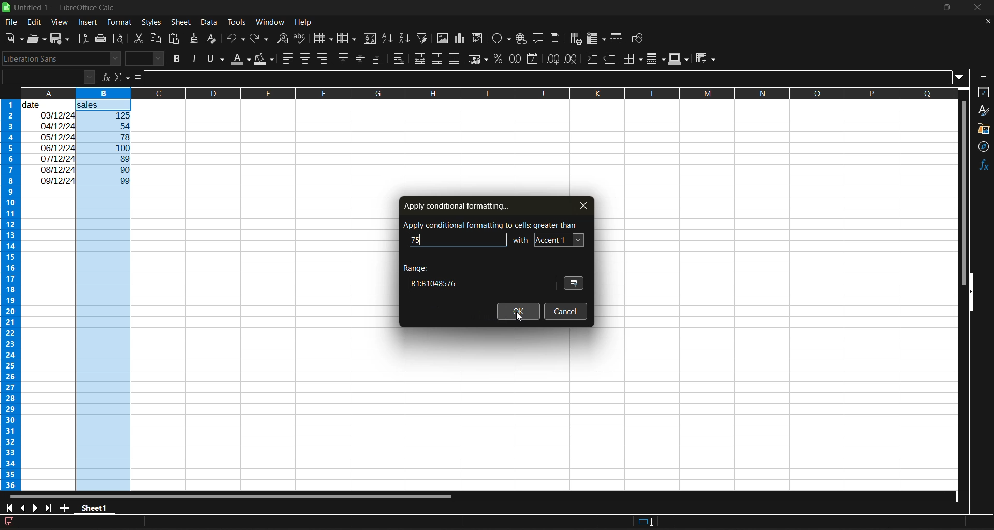  I want to click on border style, so click(657, 60).